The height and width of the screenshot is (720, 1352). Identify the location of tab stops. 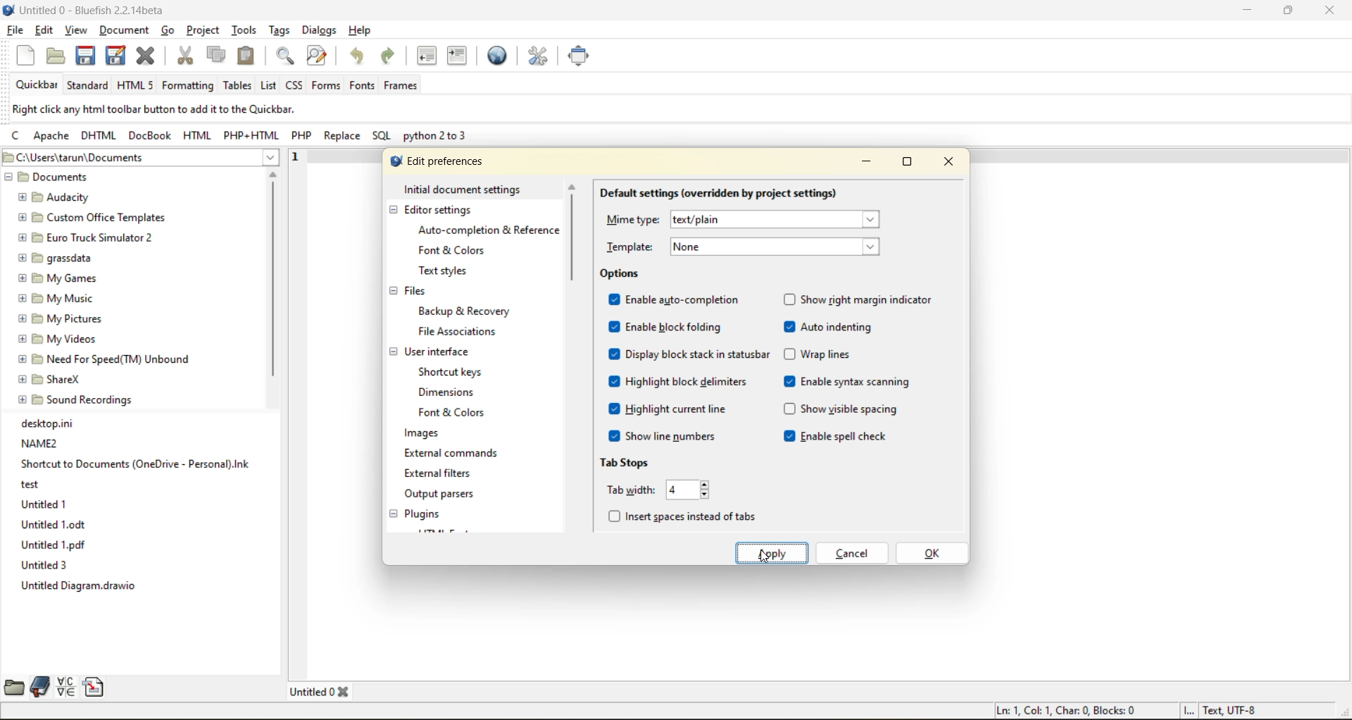
(627, 462).